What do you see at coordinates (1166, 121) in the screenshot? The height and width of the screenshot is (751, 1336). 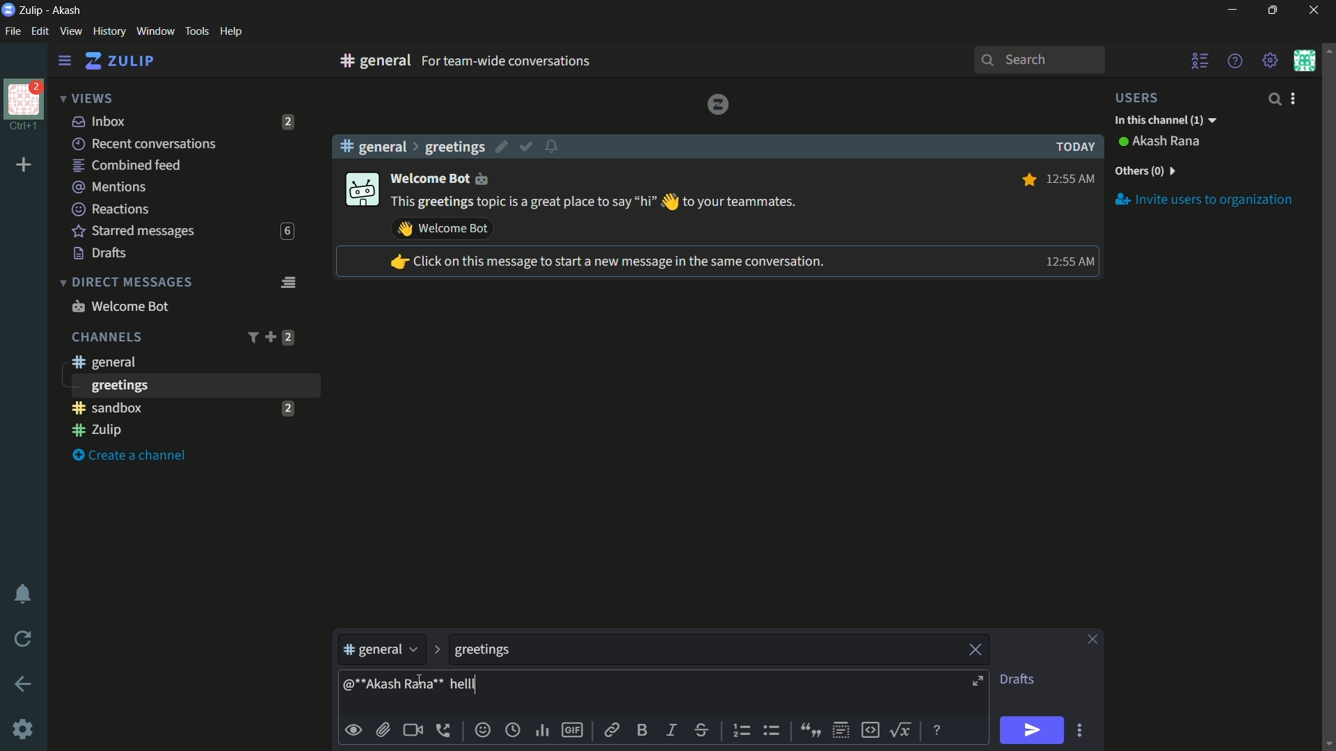 I see `in this channel` at bounding box center [1166, 121].